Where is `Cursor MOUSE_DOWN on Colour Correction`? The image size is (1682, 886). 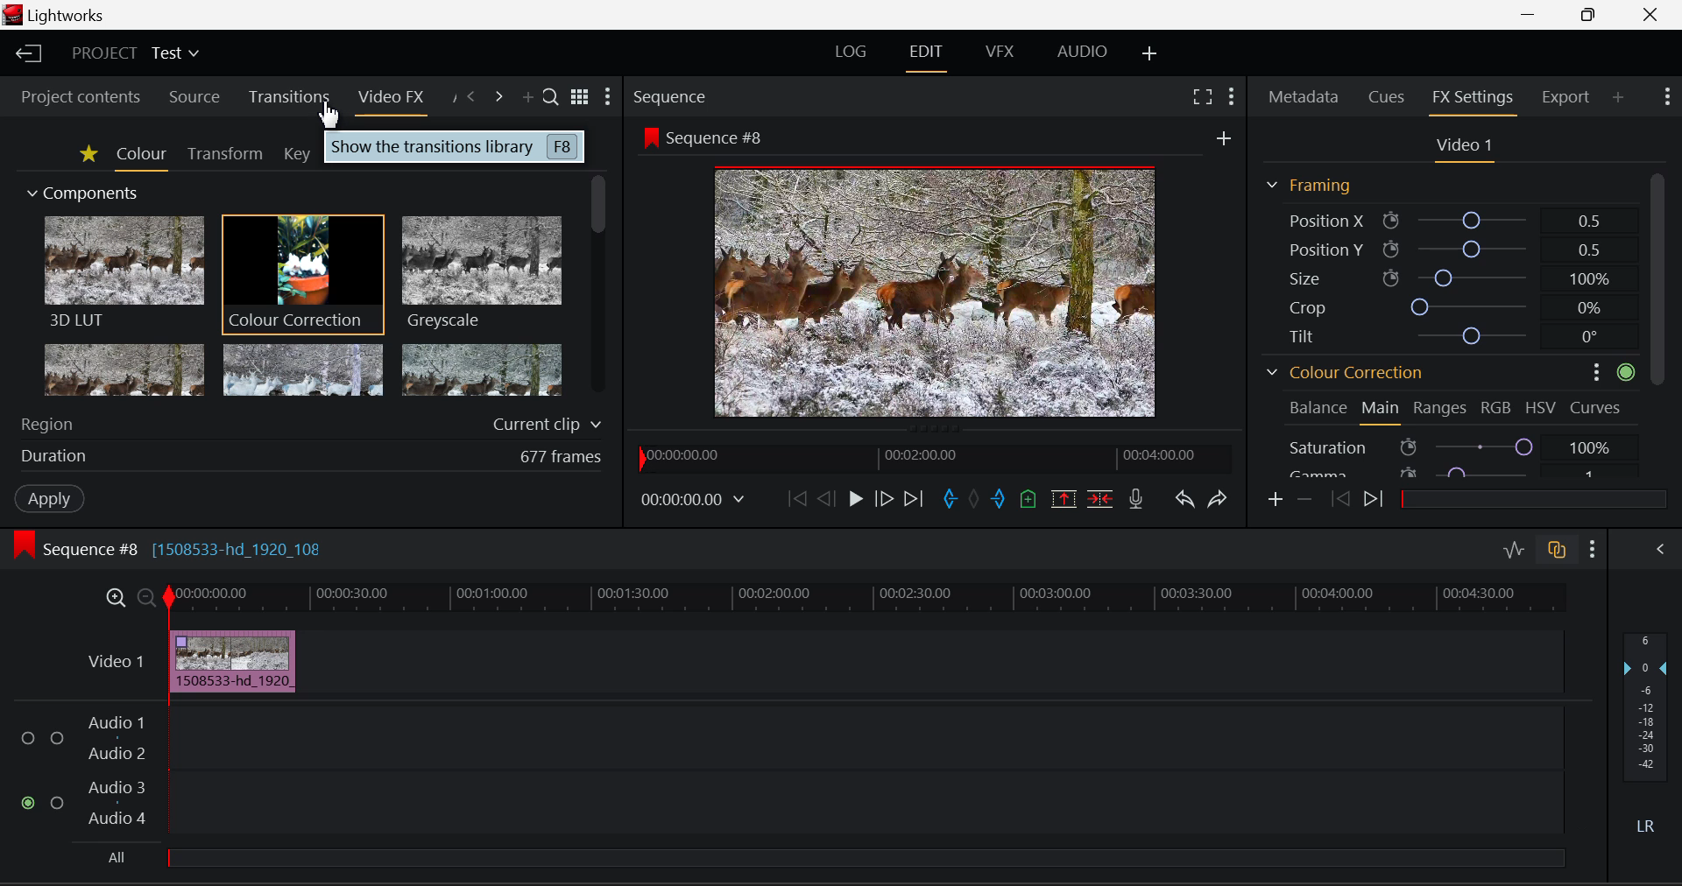
Cursor MOUSE_DOWN on Colour Correction is located at coordinates (303, 273).